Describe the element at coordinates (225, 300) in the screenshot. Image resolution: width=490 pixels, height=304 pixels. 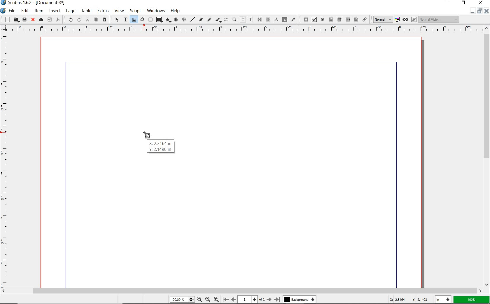
I see `first` at that location.